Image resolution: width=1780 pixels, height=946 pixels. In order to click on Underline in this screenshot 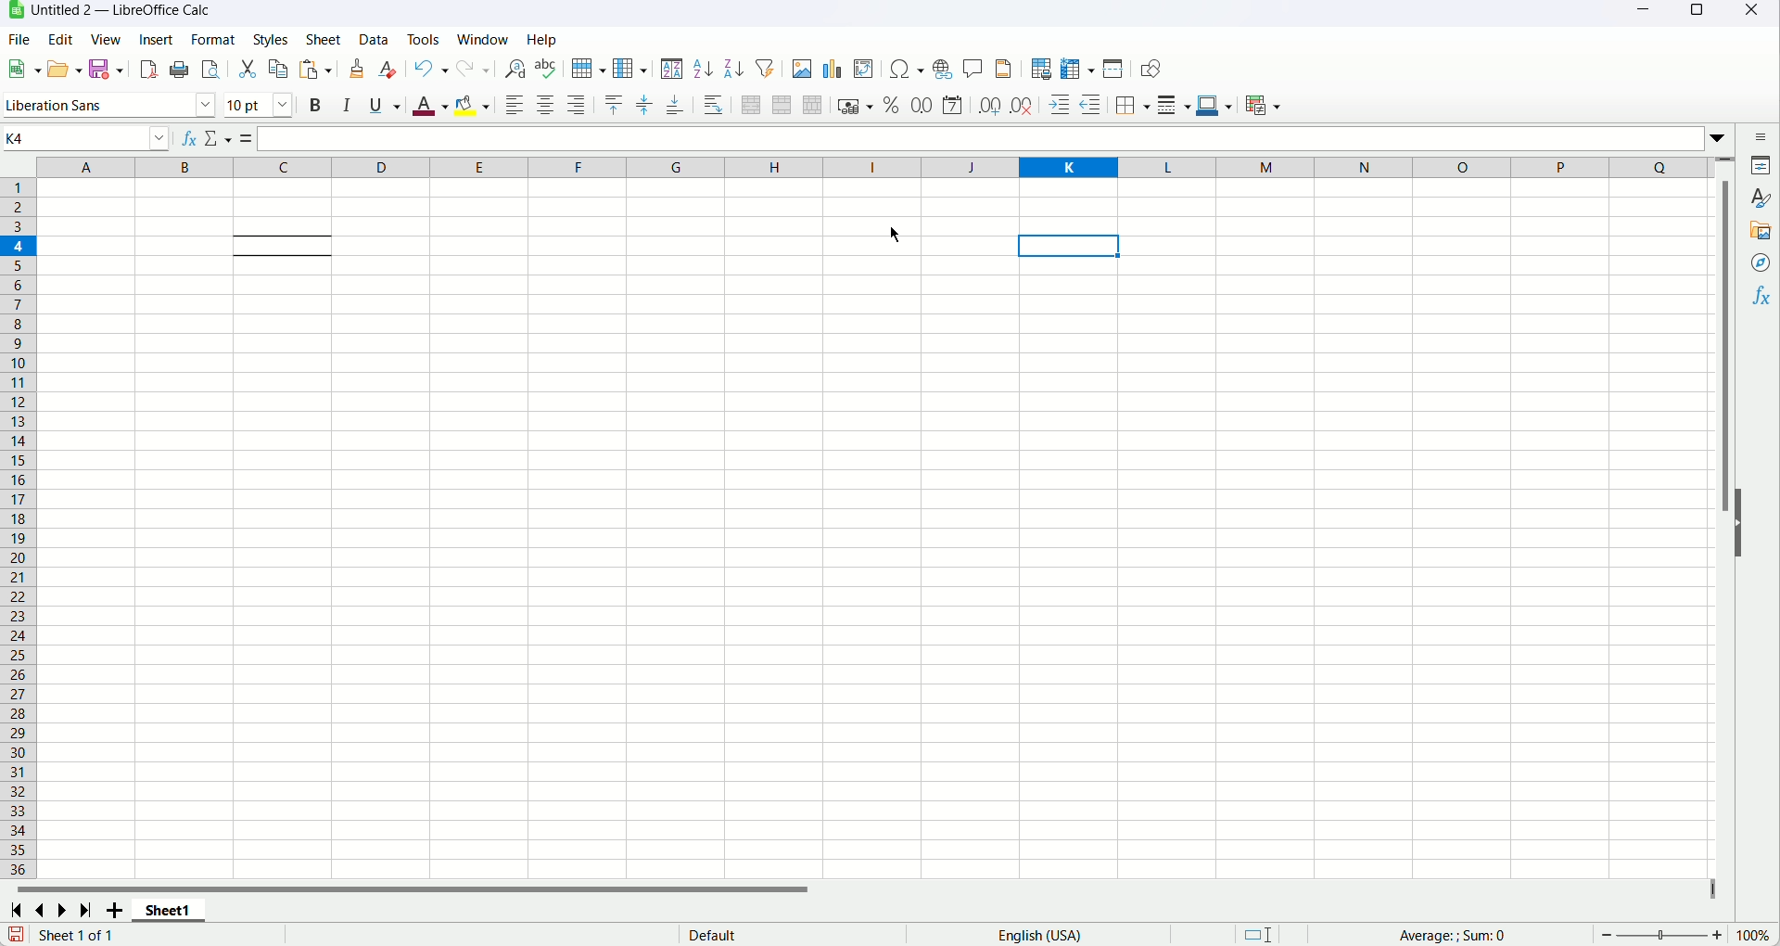, I will do `click(385, 105)`.